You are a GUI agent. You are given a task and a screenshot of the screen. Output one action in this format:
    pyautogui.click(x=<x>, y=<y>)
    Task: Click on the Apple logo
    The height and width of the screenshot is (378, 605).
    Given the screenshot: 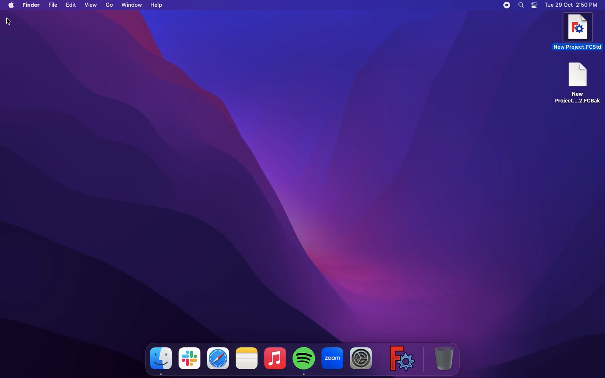 What is the action you would take?
    pyautogui.click(x=11, y=5)
    